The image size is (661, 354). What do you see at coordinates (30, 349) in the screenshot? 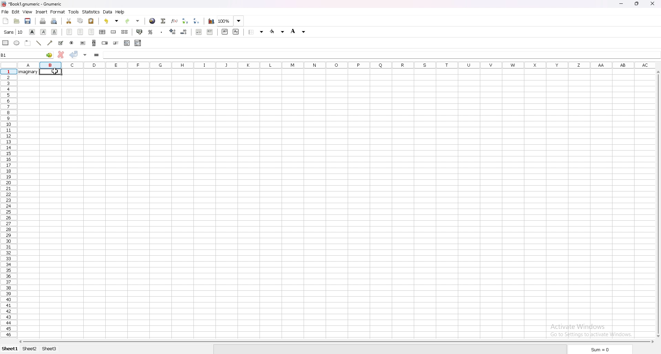
I see `sheet 2` at bounding box center [30, 349].